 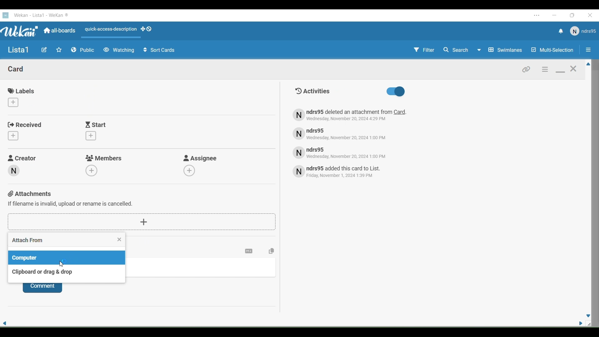 I want to click on Add labbels, so click(x=13, y=102).